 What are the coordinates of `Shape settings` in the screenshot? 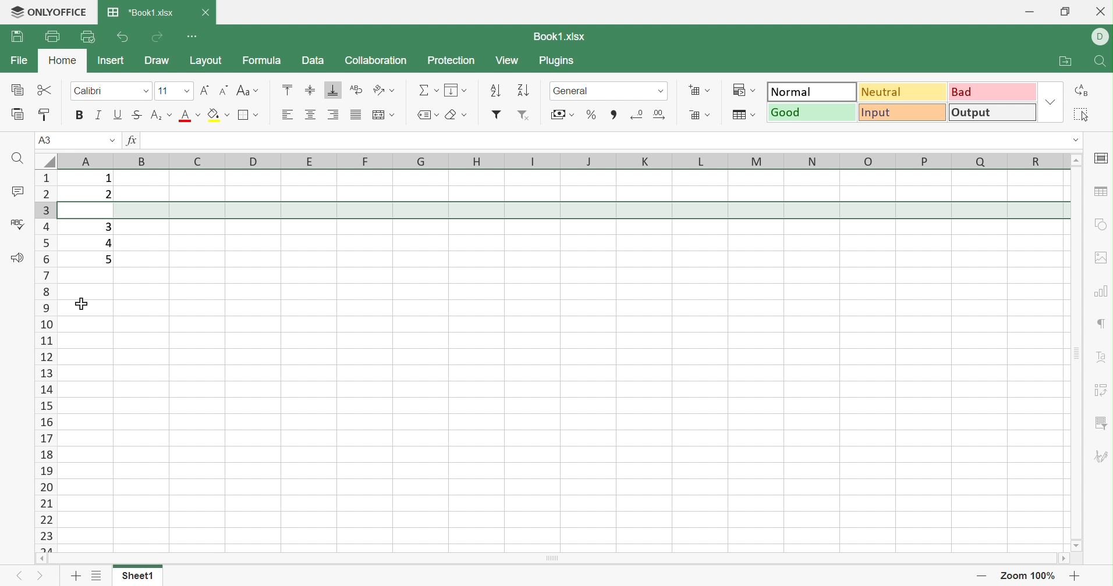 It's located at (1100, 224).